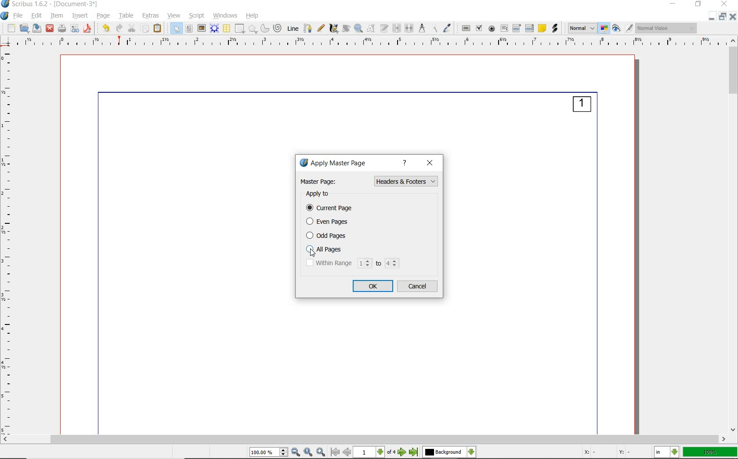 The height and width of the screenshot is (459, 738). I want to click on Minimize, so click(712, 17).